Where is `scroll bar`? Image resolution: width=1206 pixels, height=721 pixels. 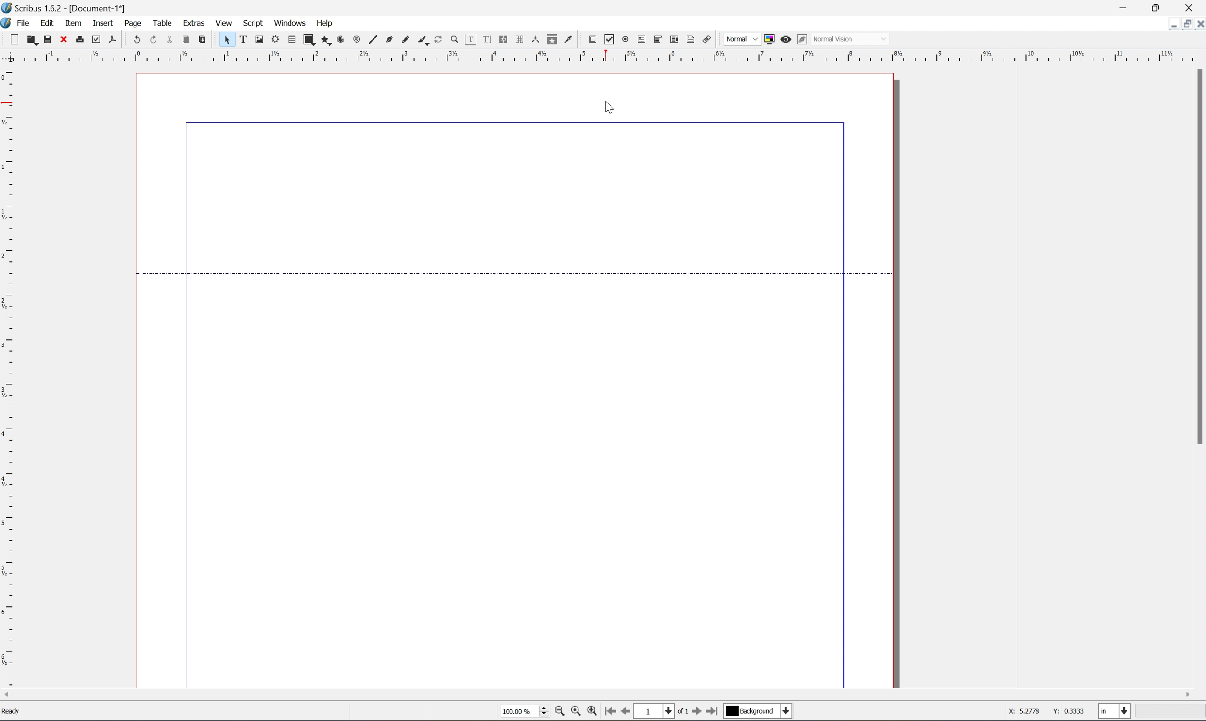 scroll bar is located at coordinates (596, 695).